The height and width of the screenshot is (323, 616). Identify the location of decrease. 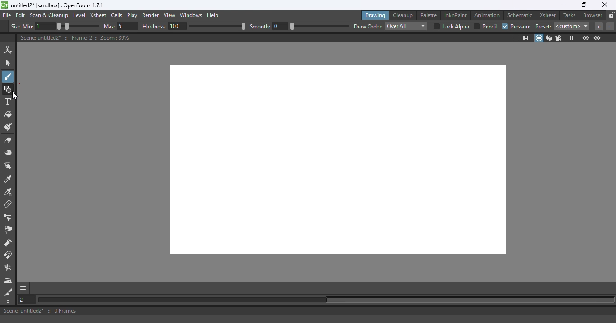
(610, 27).